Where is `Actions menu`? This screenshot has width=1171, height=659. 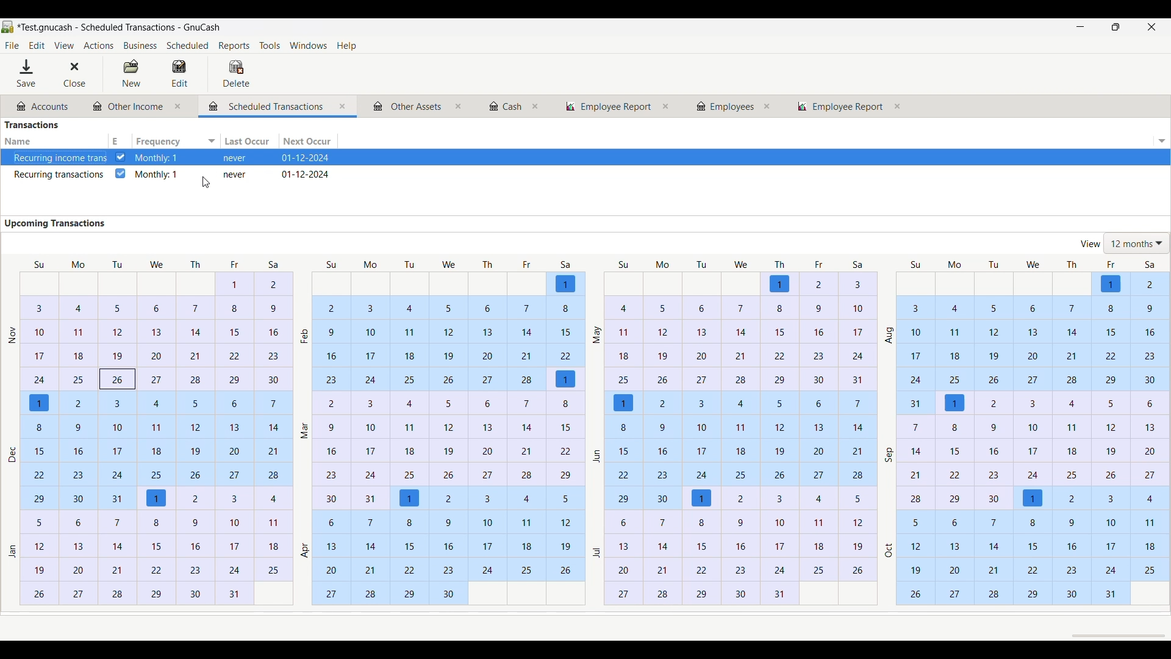
Actions menu is located at coordinates (97, 45).